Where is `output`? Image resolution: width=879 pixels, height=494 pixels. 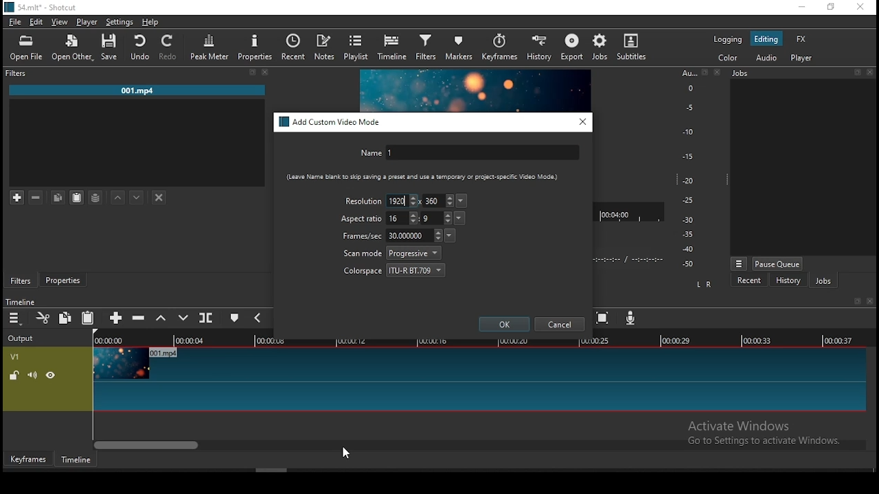 output is located at coordinates (23, 339).